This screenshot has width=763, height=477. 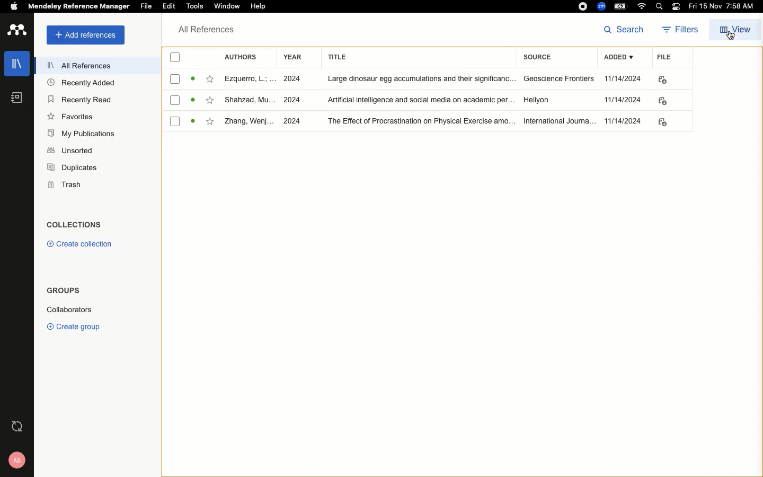 What do you see at coordinates (15, 100) in the screenshot?
I see `Notebook` at bounding box center [15, 100].